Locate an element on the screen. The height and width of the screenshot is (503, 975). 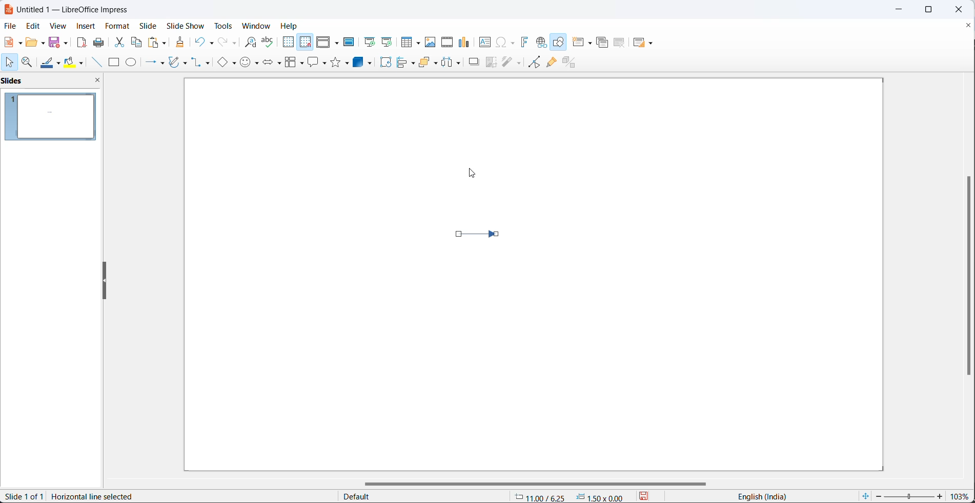
reszie is located at coordinates (103, 281).